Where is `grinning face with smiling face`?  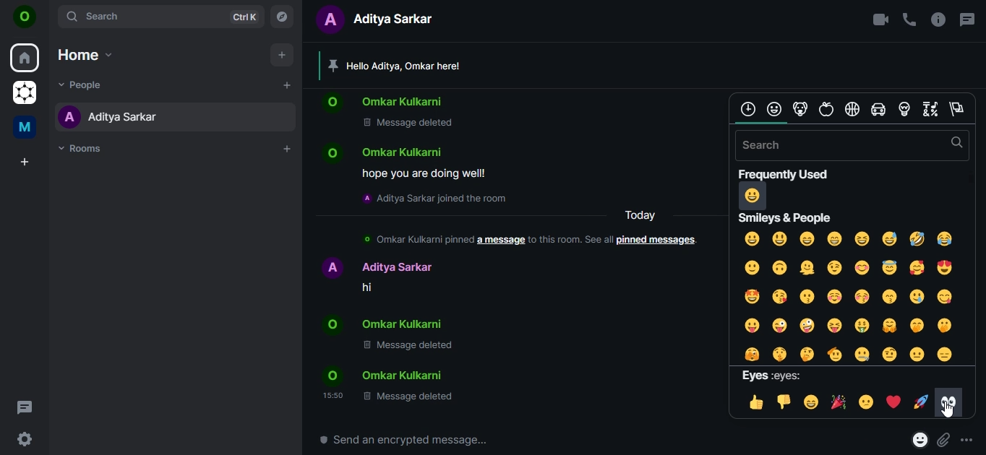 grinning face with smiling face is located at coordinates (811, 402).